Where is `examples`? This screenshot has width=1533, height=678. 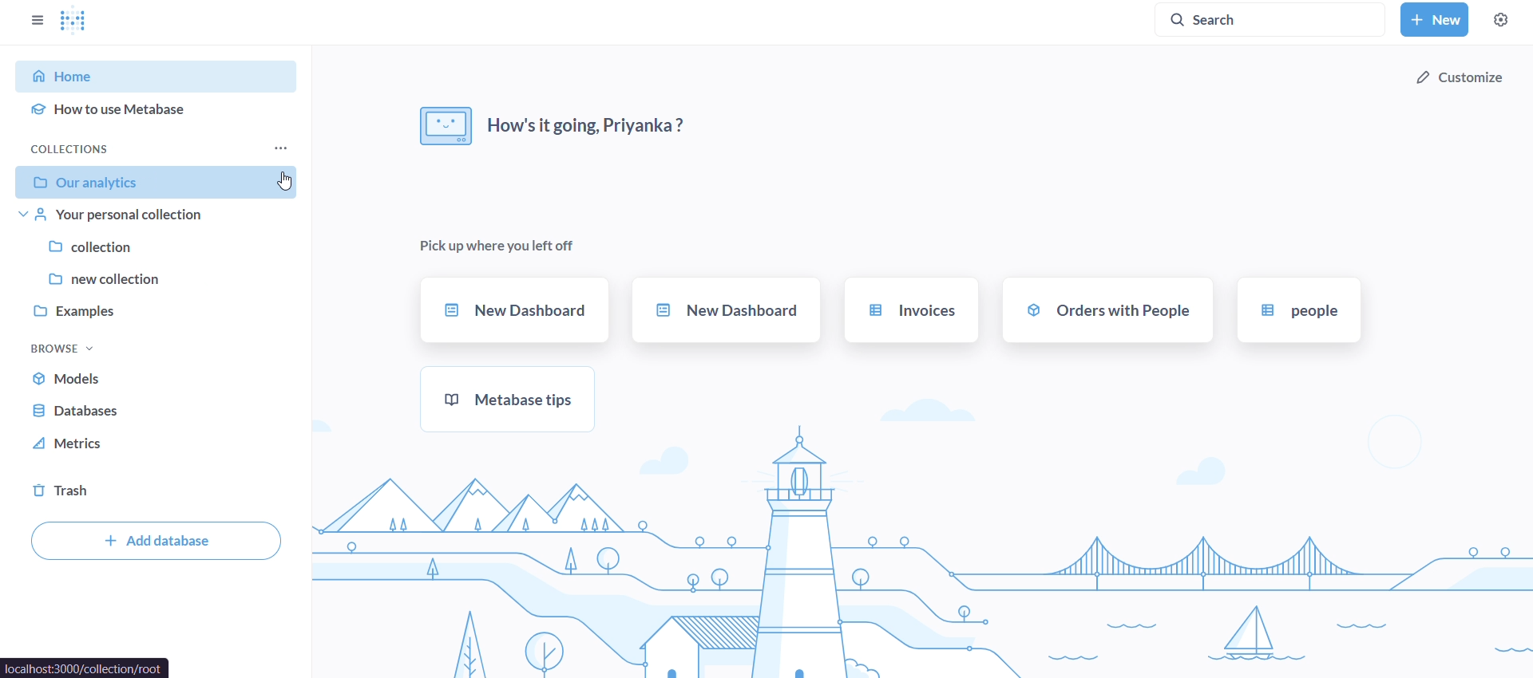 examples is located at coordinates (158, 309).